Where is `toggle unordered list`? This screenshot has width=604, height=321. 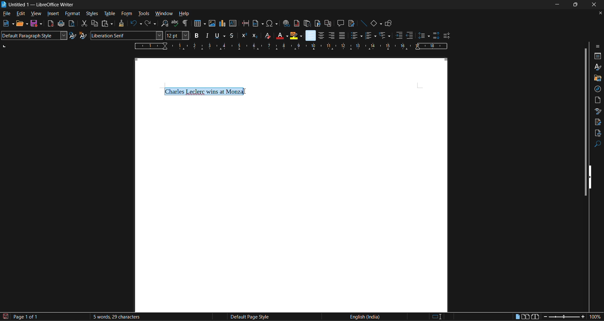
toggle unordered list is located at coordinates (356, 35).